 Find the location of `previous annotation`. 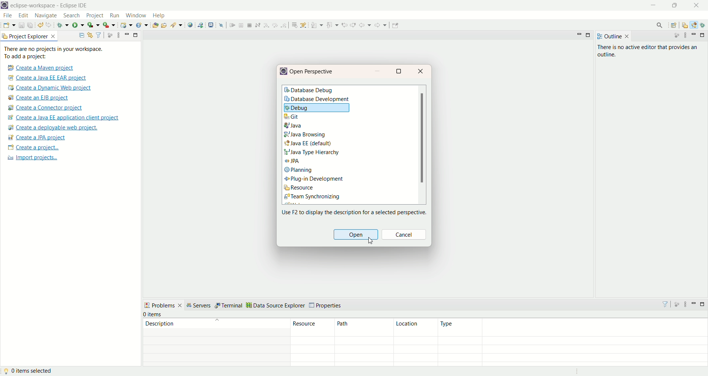

previous annotation is located at coordinates (333, 25).